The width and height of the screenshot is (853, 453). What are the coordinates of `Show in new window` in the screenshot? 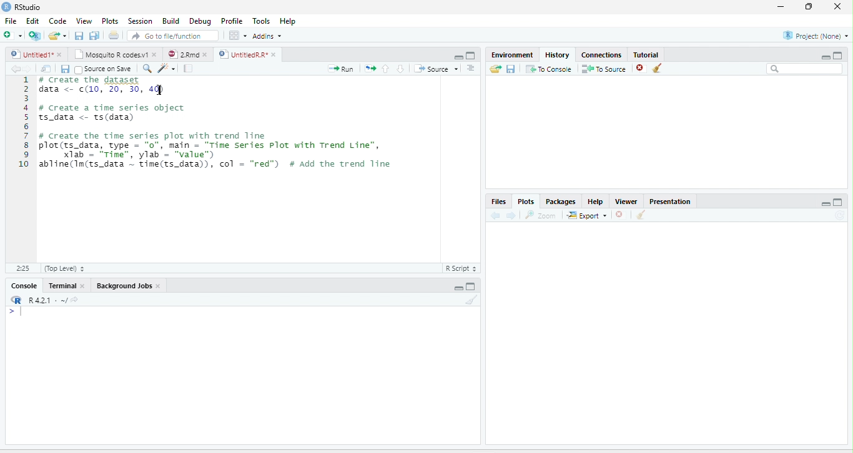 It's located at (46, 68).